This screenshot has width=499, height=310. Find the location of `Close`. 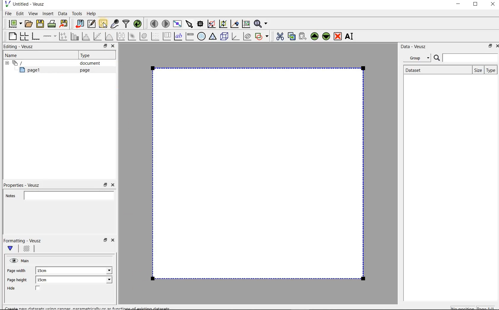

Close is located at coordinates (112, 185).